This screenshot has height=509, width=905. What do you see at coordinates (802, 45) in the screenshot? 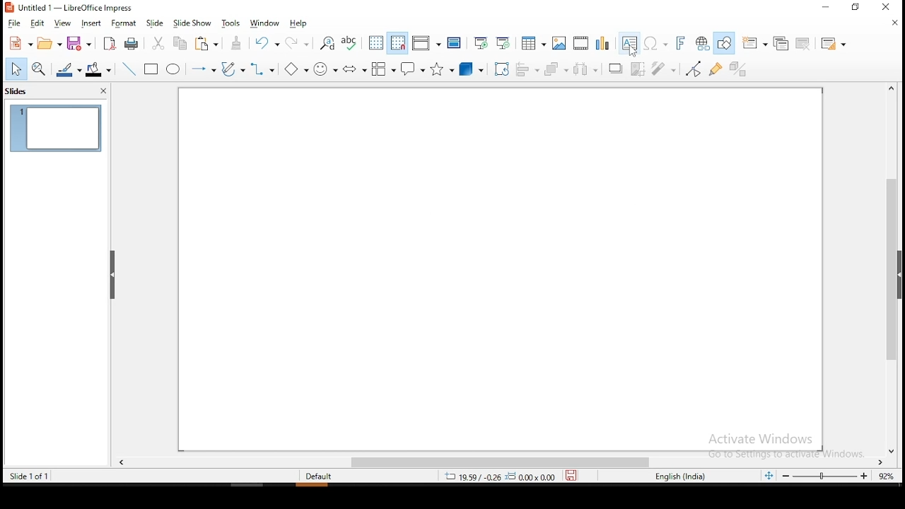
I see `delete slide` at bounding box center [802, 45].